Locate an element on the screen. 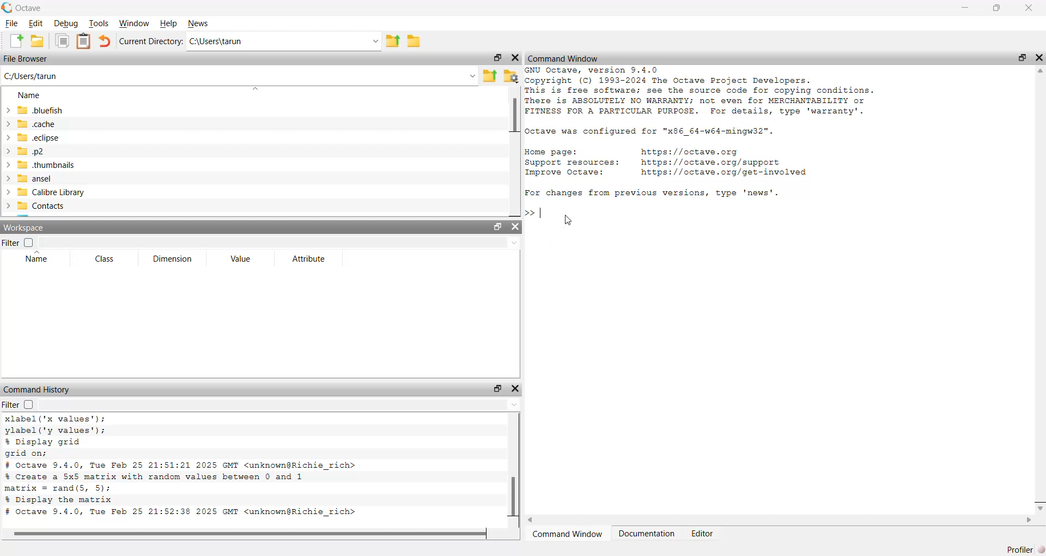 This screenshot has height=556, width=1046. undo is located at coordinates (105, 40).